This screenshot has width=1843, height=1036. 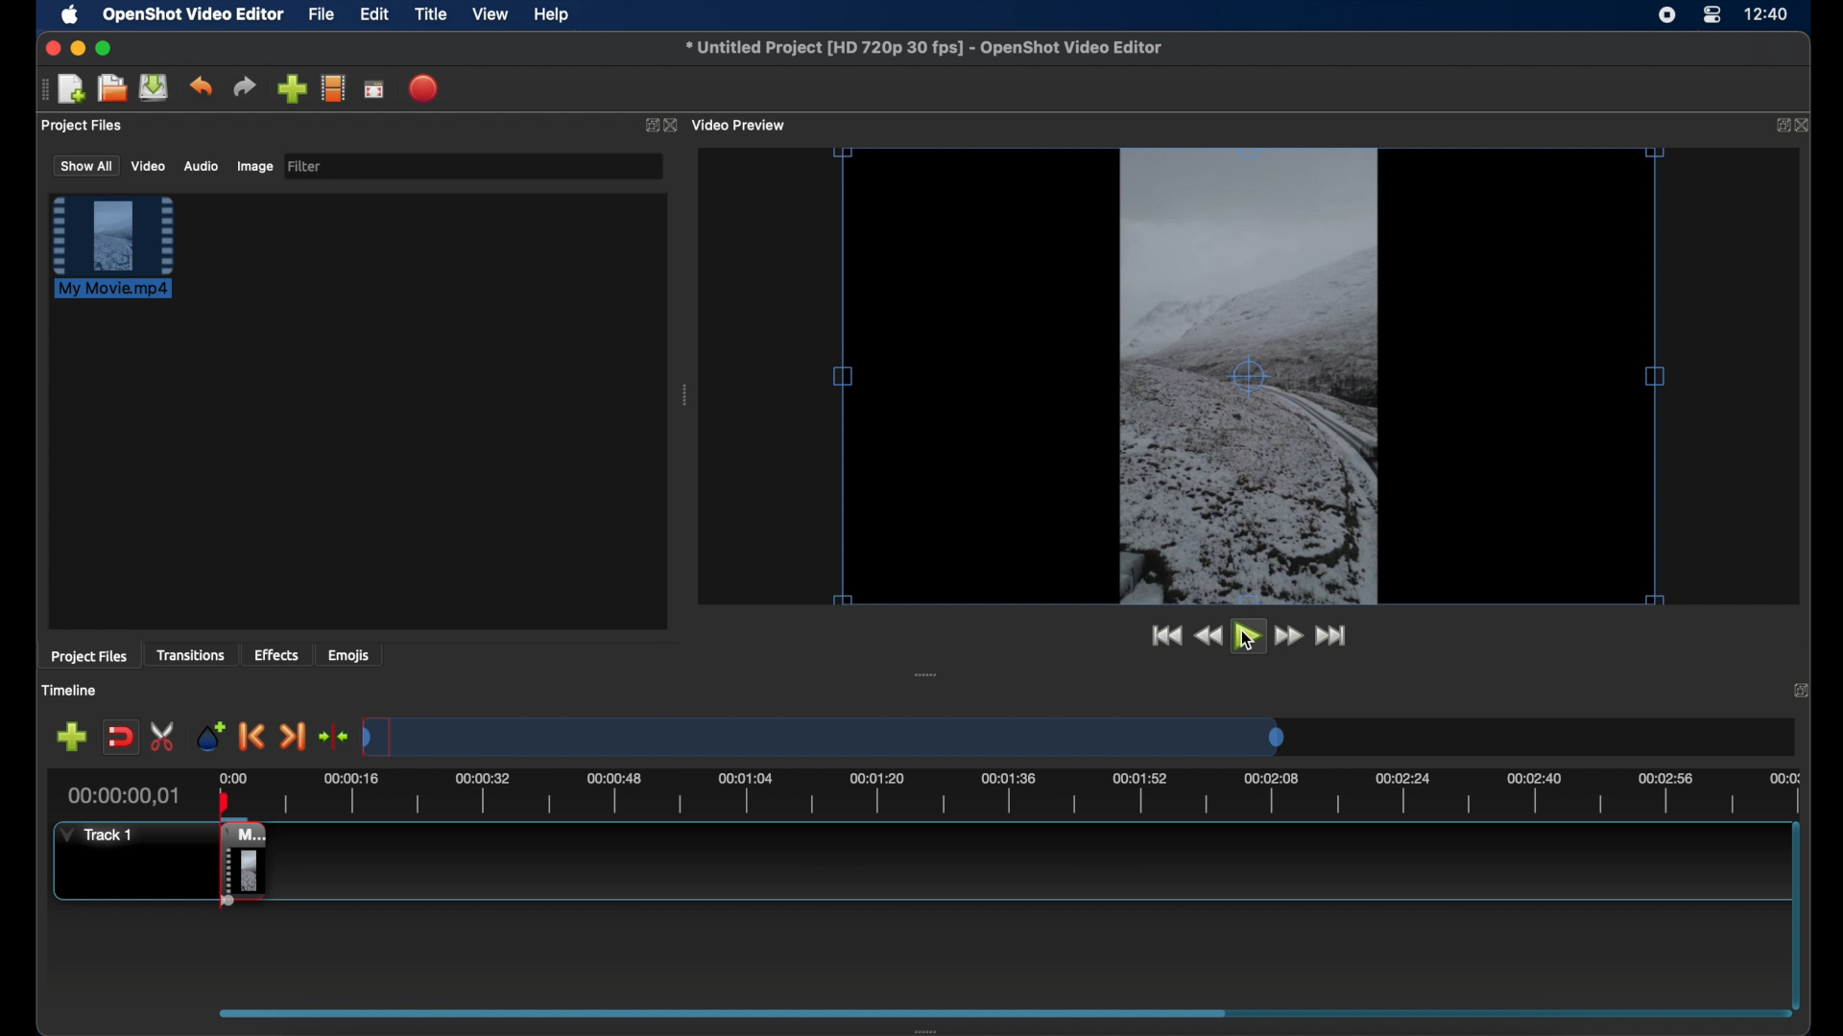 I want to click on file name, so click(x=923, y=47).